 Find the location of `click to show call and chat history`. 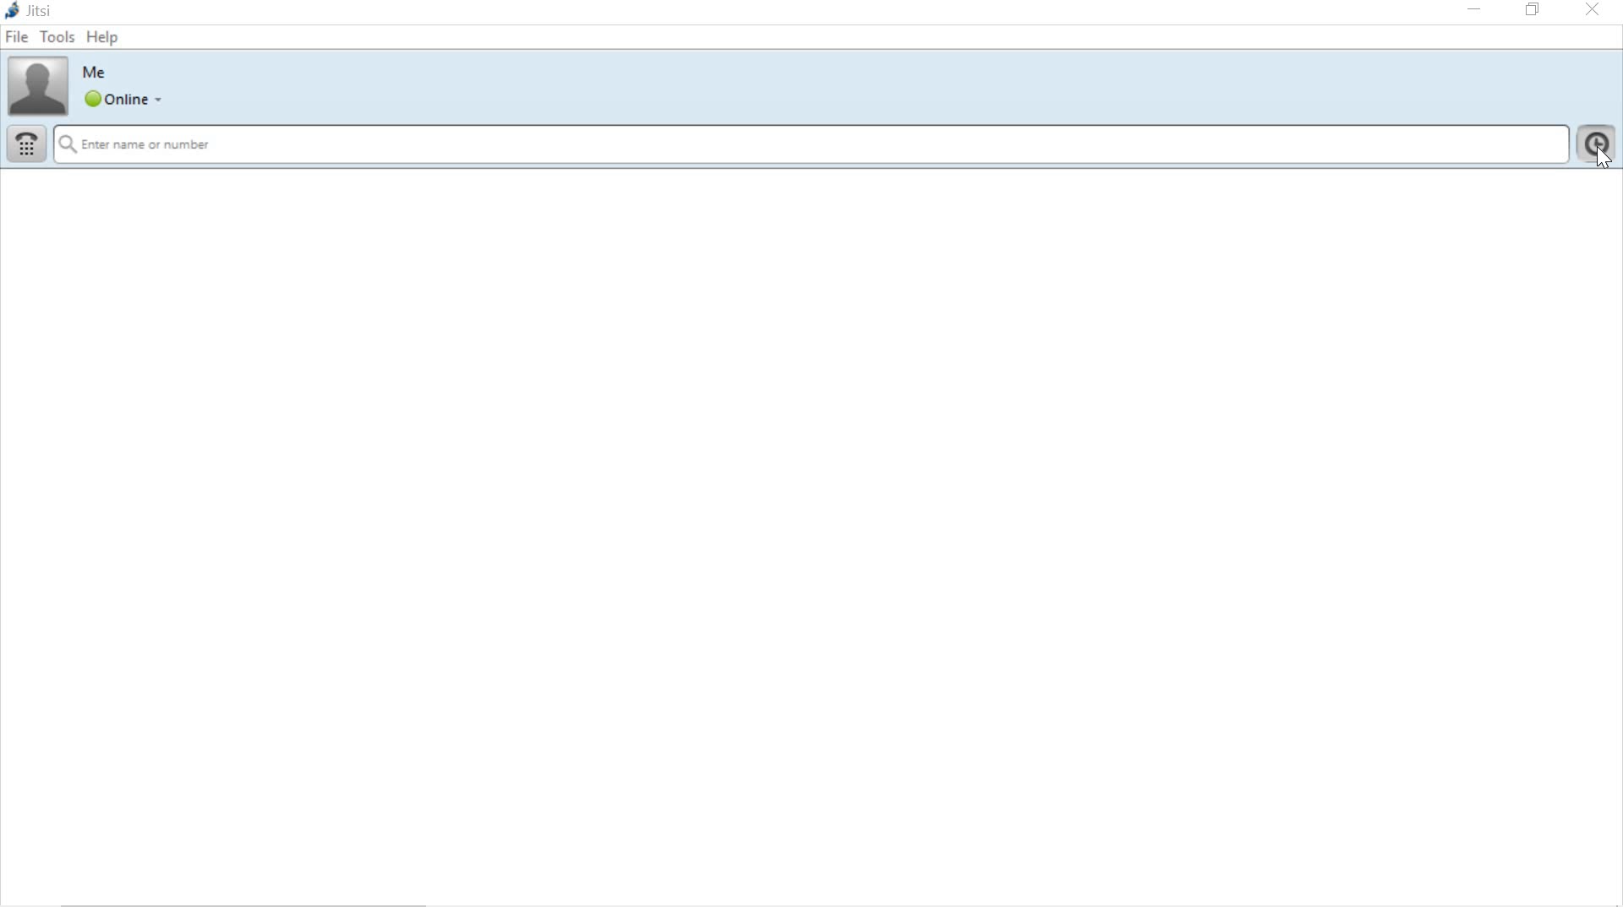

click to show call and chat history is located at coordinates (1598, 148).